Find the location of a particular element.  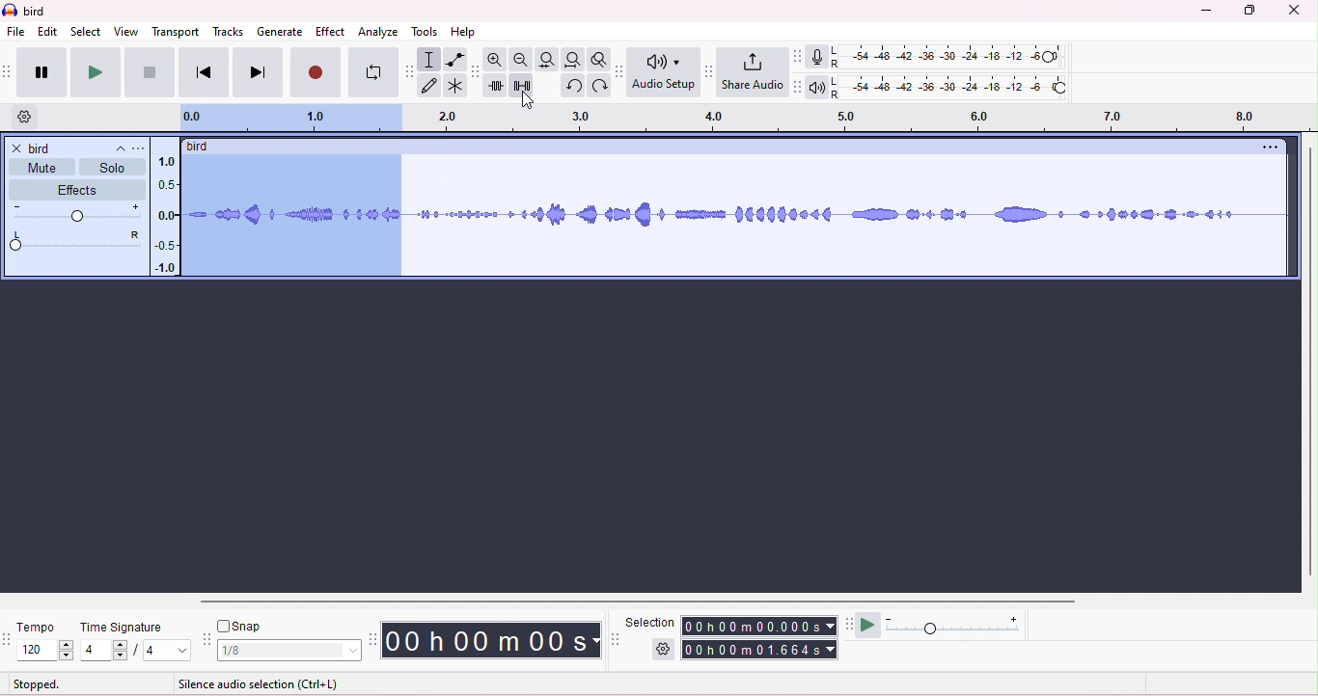

vertical scroll bar is located at coordinates (1308, 362).